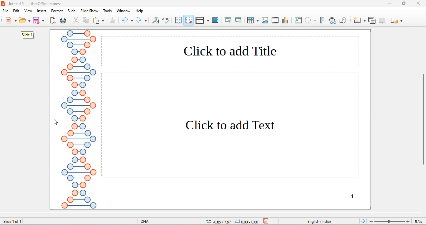 This screenshot has width=426, height=225. I want to click on DNA theme, so click(79, 119).